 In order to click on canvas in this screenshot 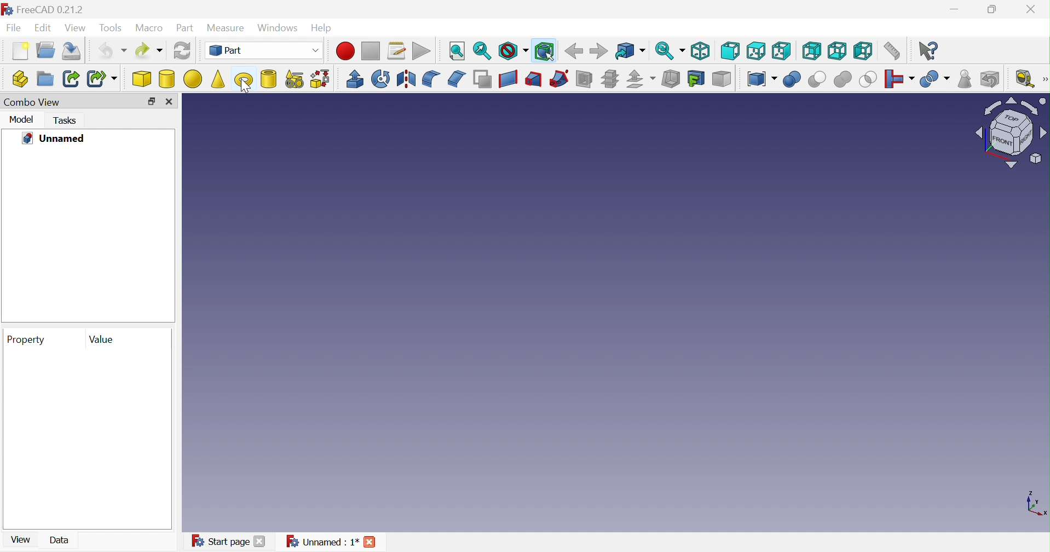, I will do `click(579, 313)`.